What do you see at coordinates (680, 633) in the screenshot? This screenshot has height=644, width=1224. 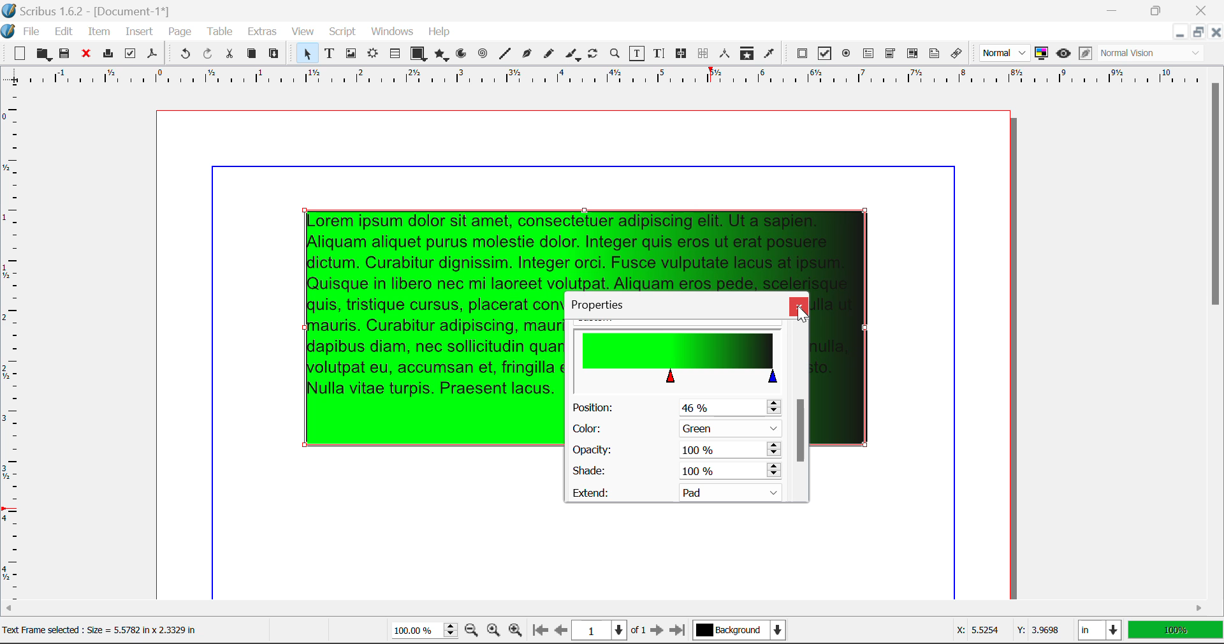 I see `Last Page` at bounding box center [680, 633].